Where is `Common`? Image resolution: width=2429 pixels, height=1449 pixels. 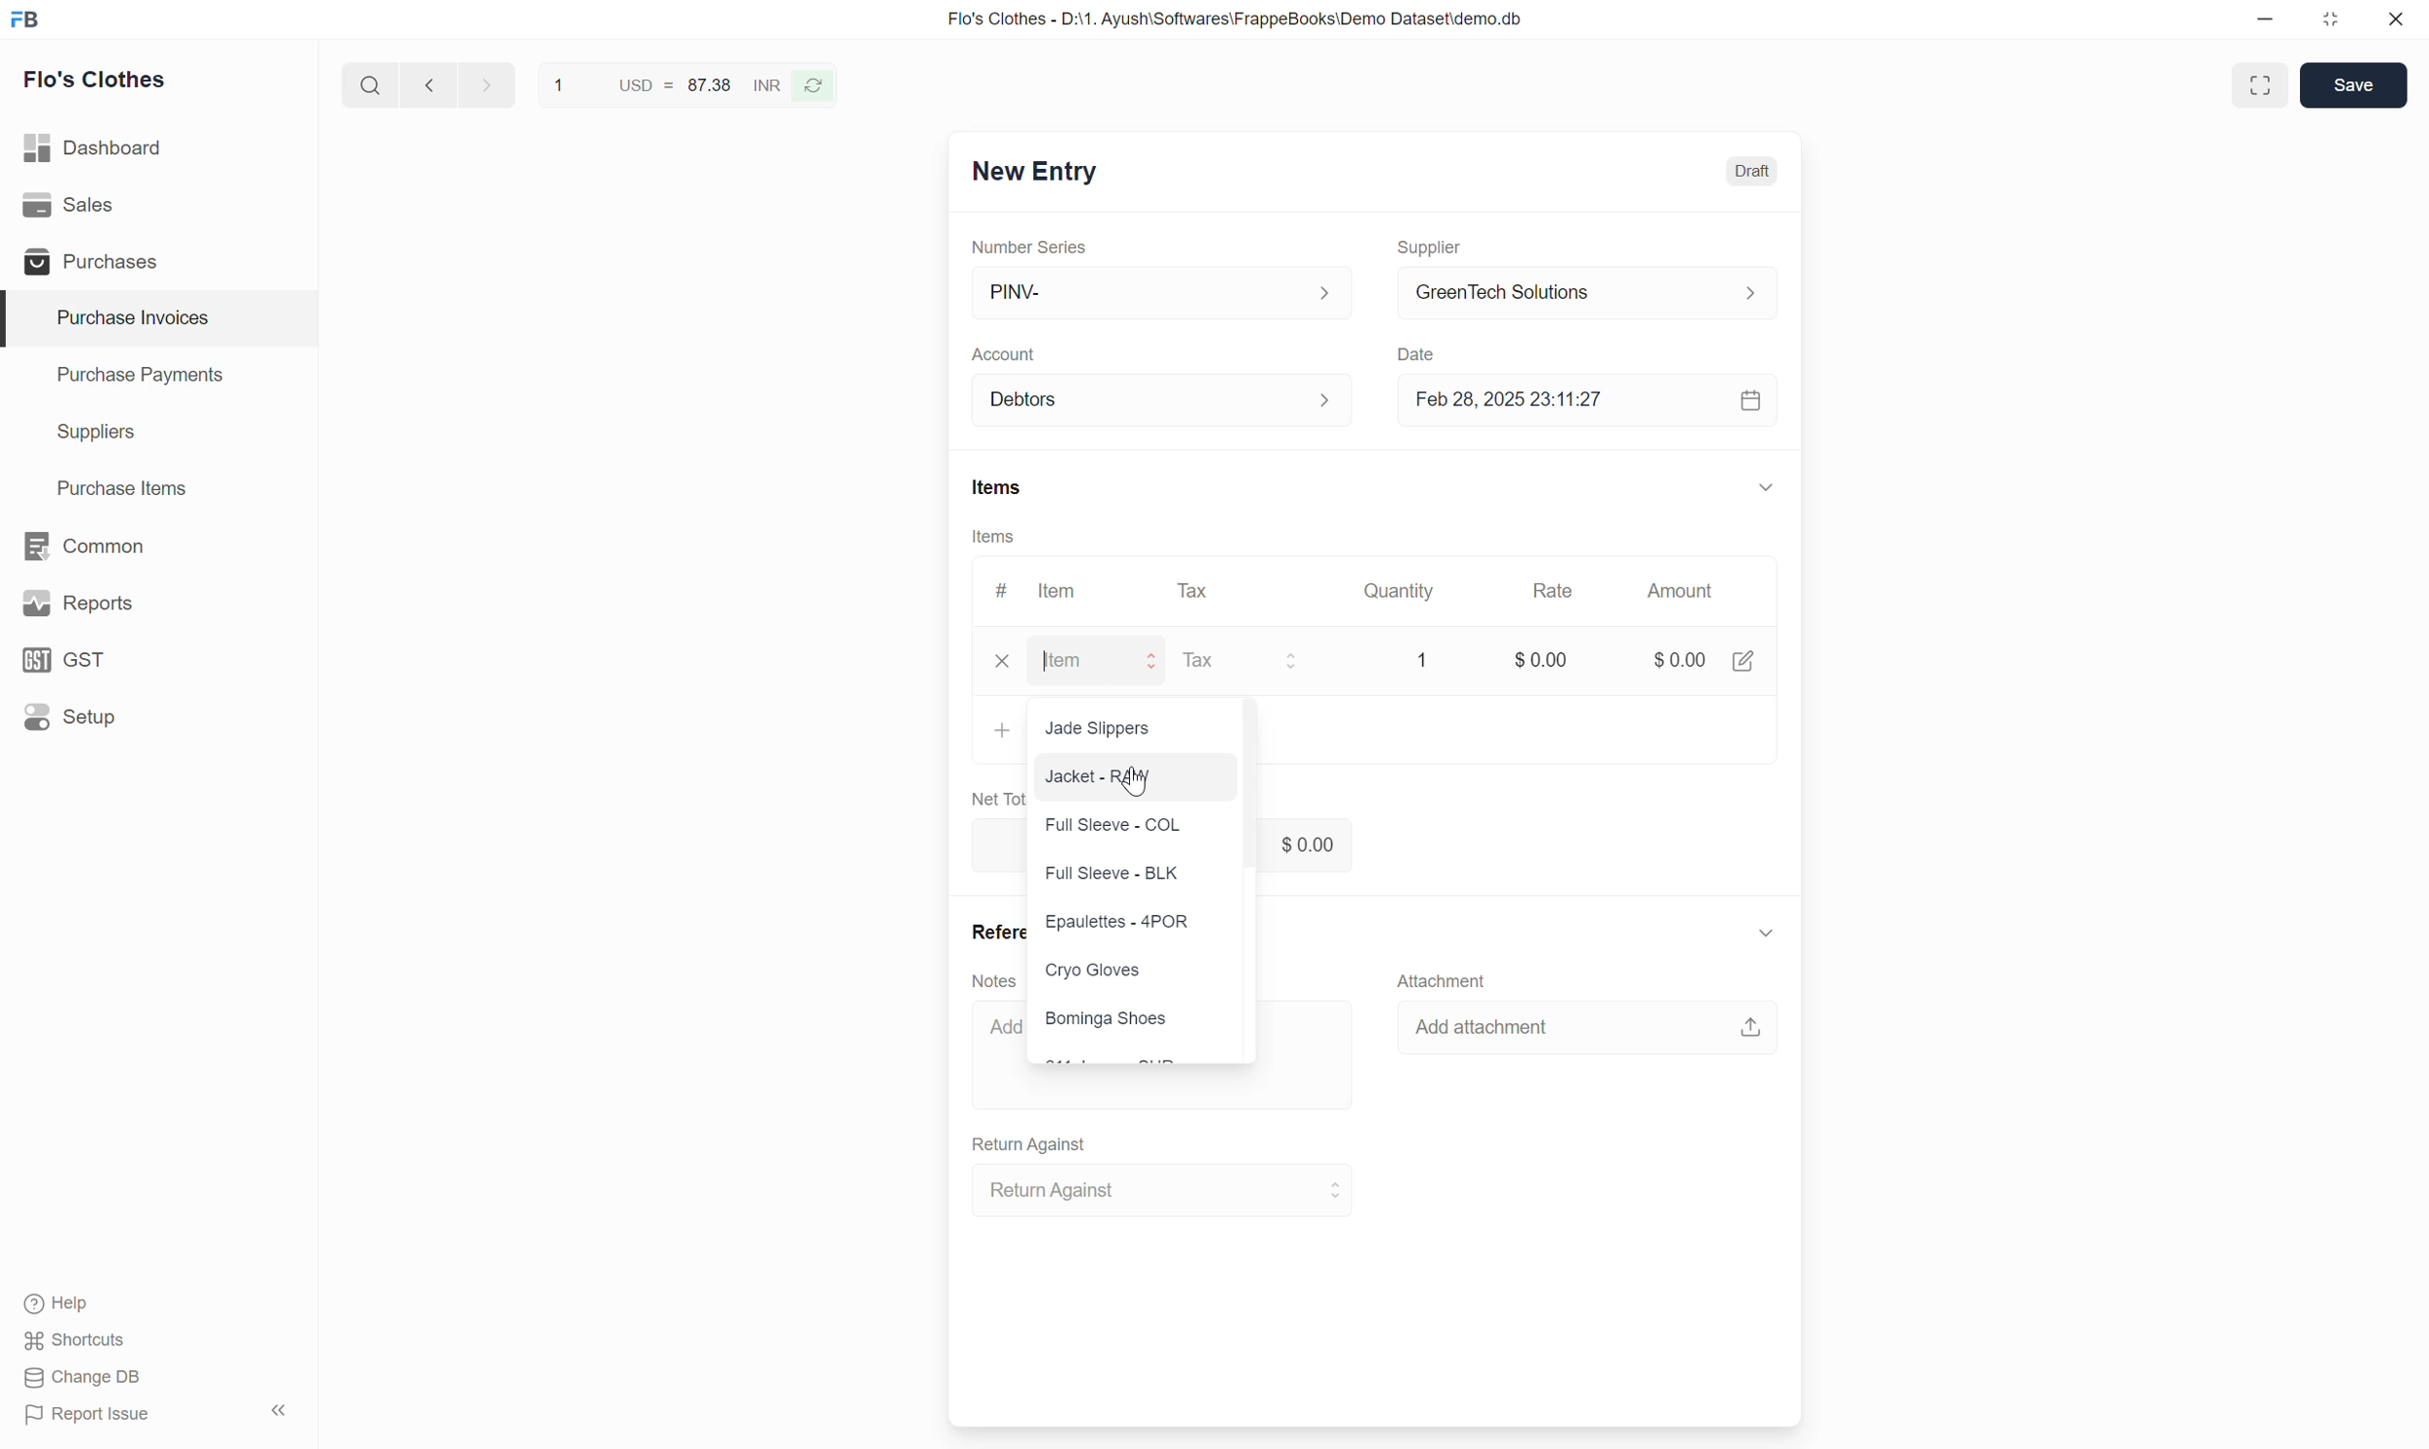 Common is located at coordinates (159, 546).